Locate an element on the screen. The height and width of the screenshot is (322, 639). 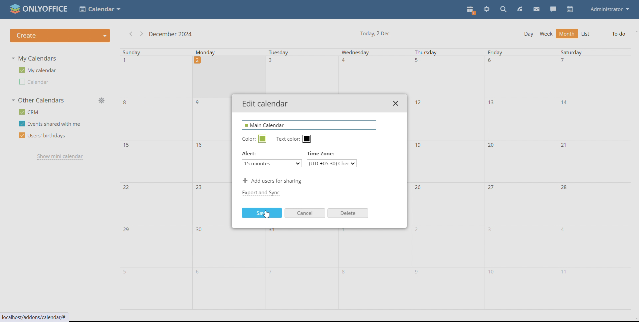
name edited is located at coordinates (265, 125).